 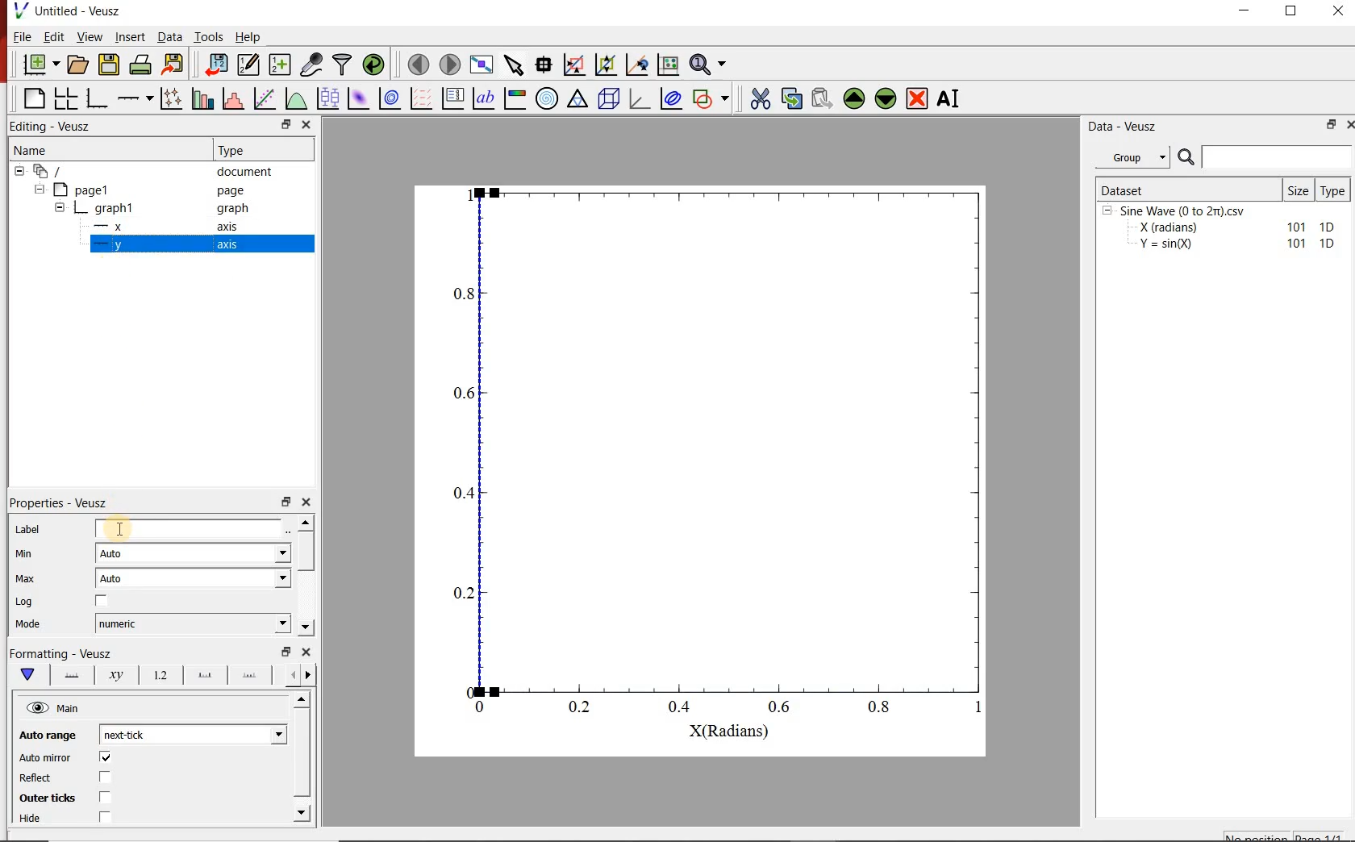 I want to click on Move left, so click(x=290, y=674).